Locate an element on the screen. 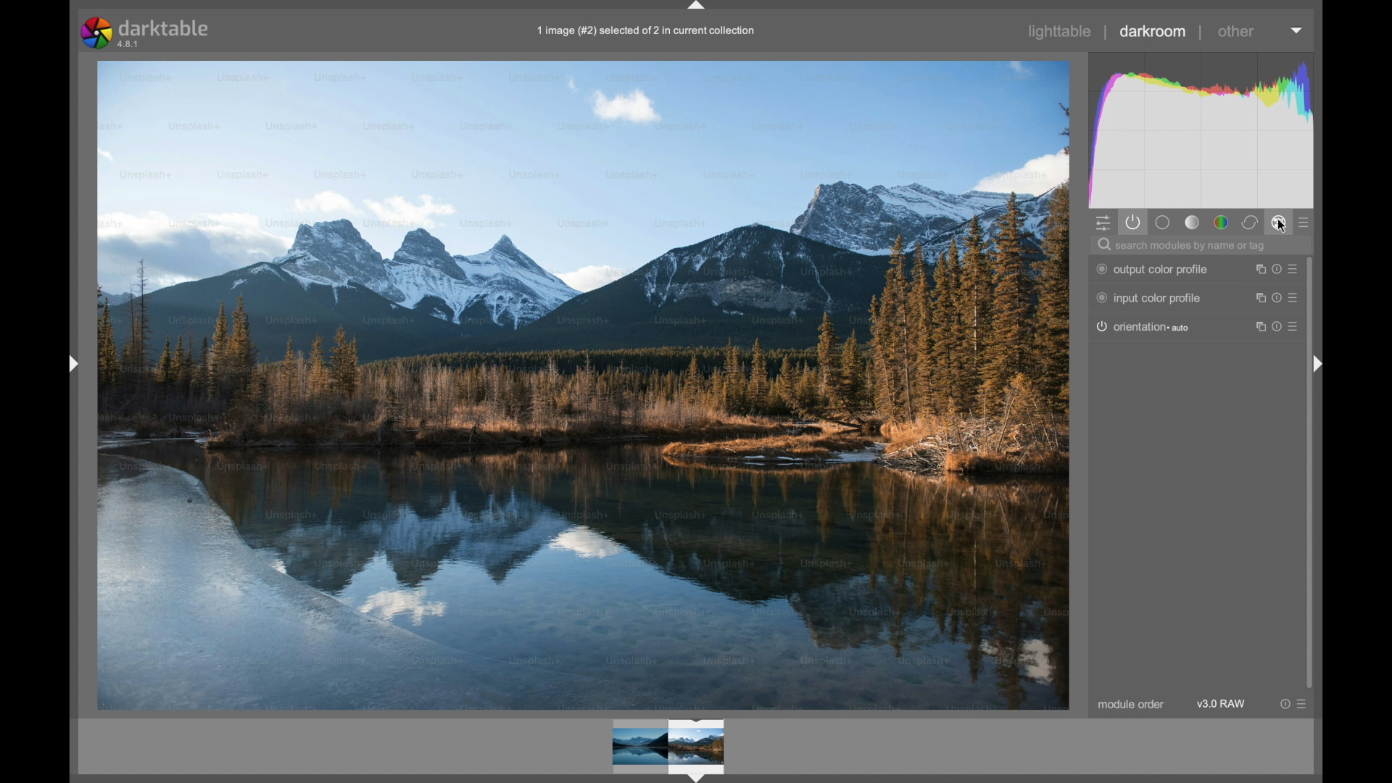  other is located at coordinates (1235, 31).